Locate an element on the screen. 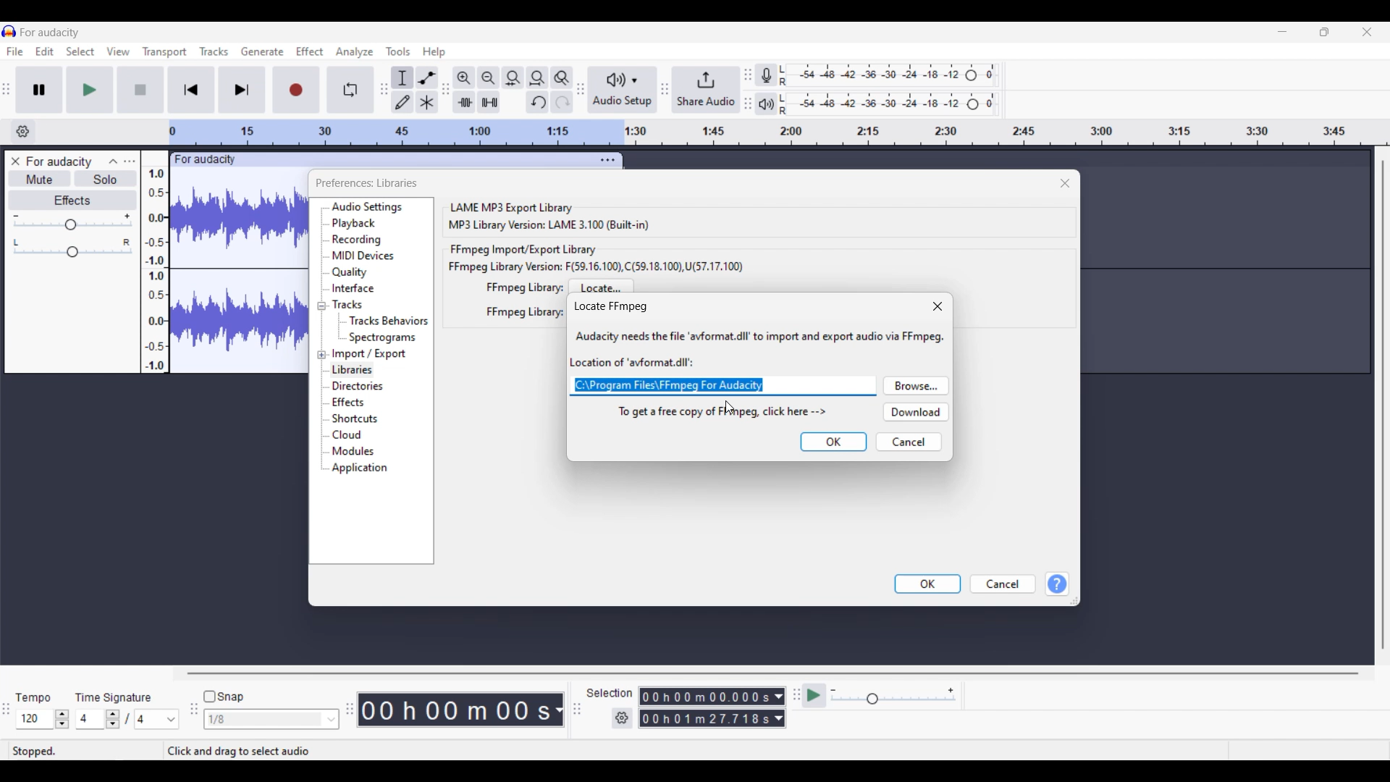 The height and width of the screenshot is (782, 1390). tempo is located at coordinates (33, 698).